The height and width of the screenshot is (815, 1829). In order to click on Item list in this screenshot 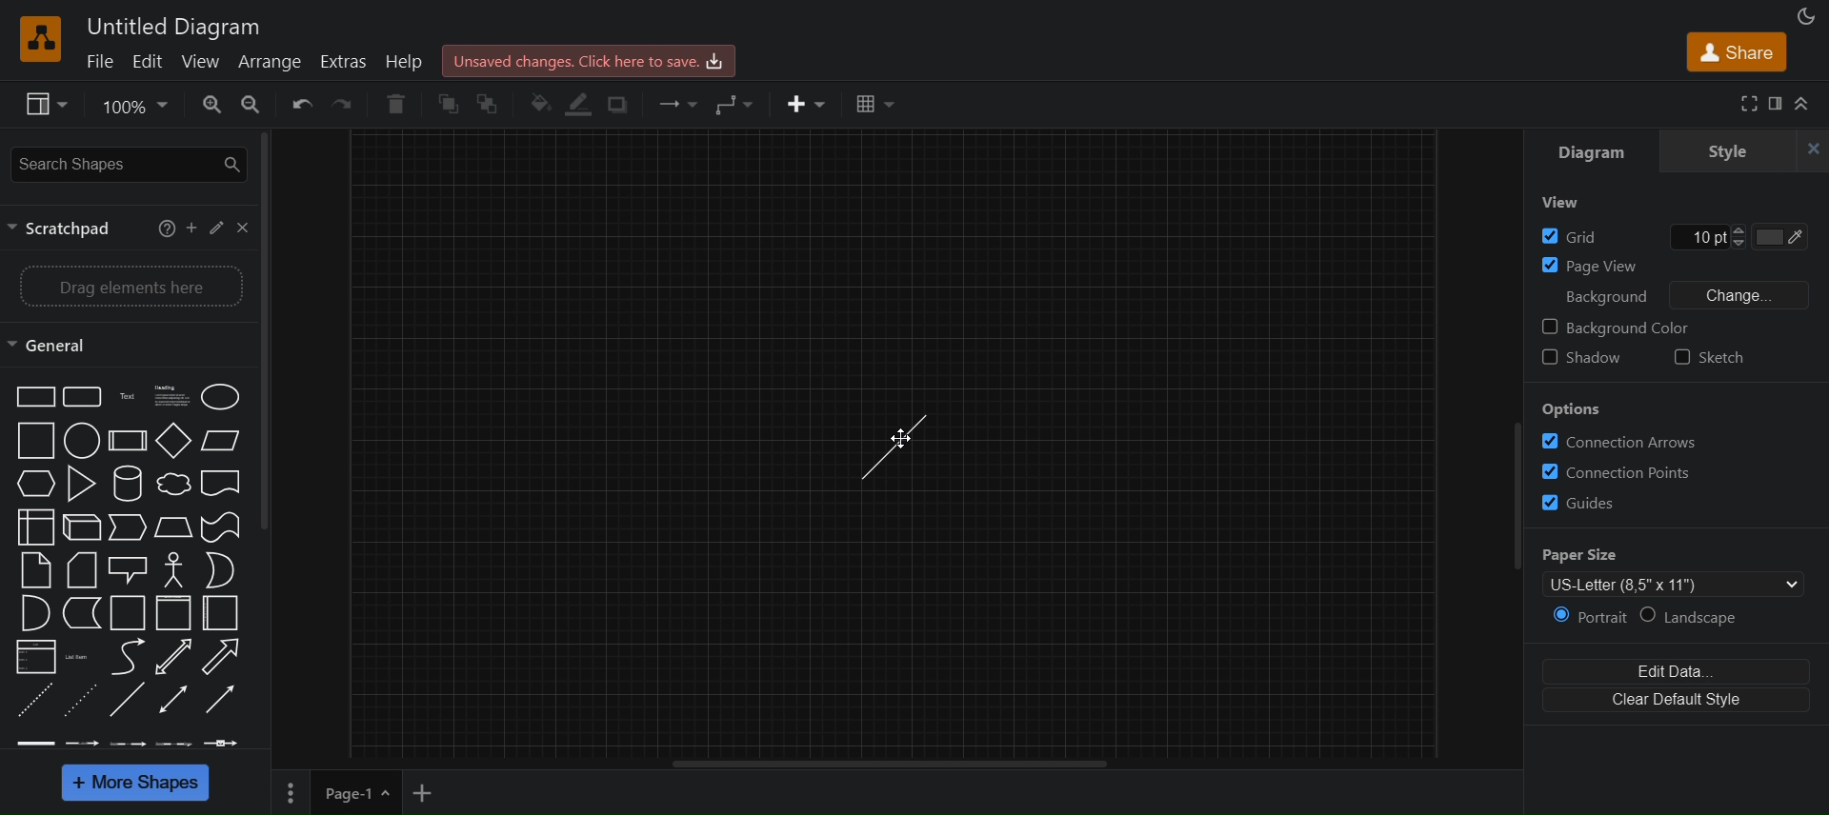, I will do `click(79, 657)`.